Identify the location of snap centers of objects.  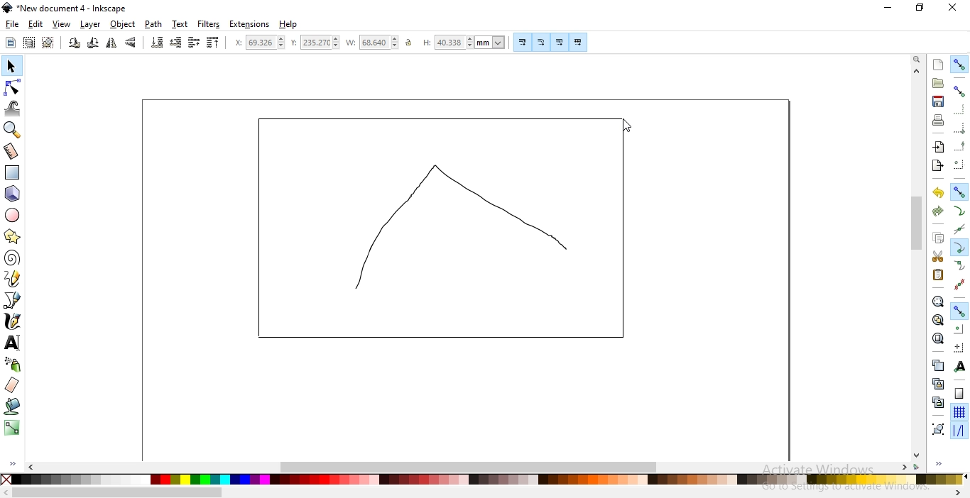
(958, 328).